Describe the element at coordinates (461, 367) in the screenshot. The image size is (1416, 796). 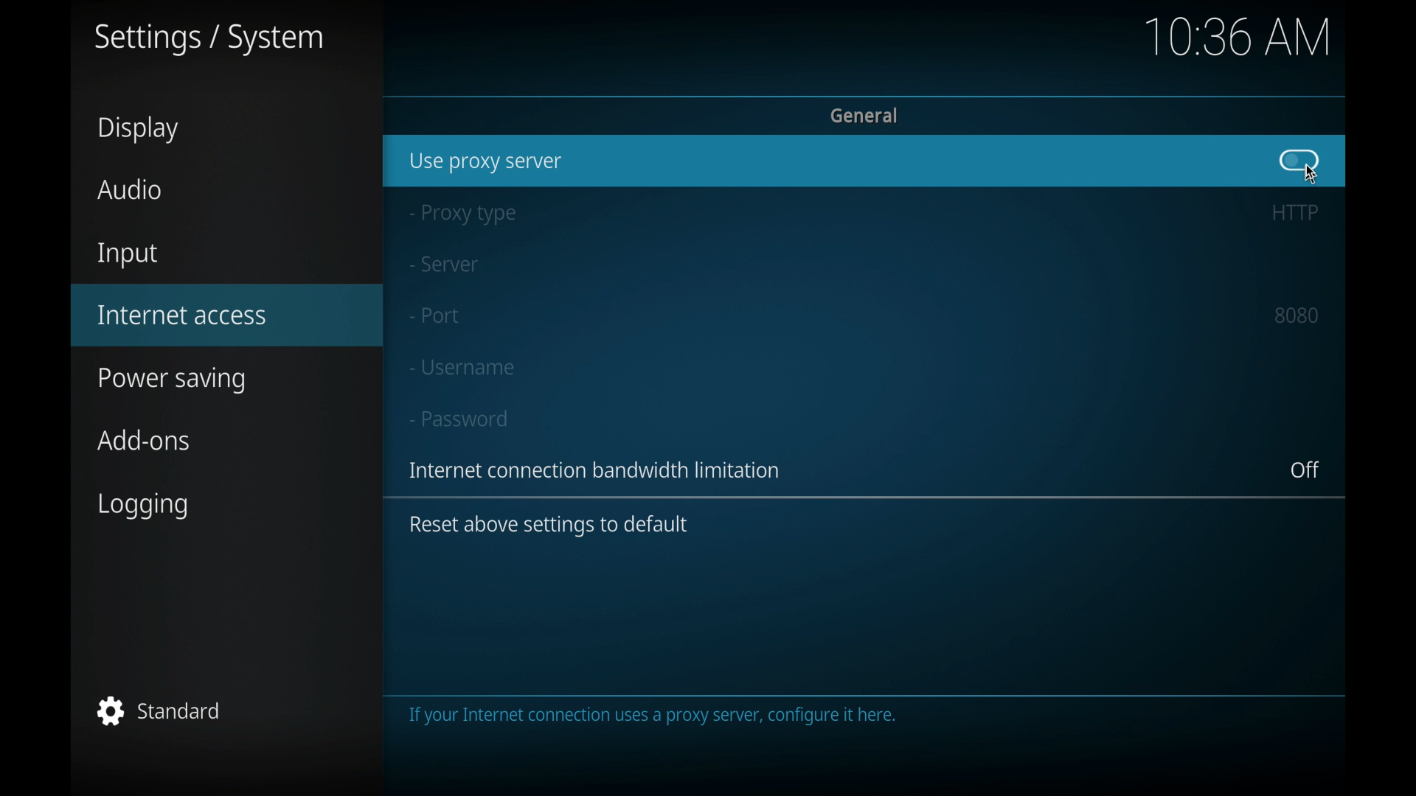
I see `username` at that location.